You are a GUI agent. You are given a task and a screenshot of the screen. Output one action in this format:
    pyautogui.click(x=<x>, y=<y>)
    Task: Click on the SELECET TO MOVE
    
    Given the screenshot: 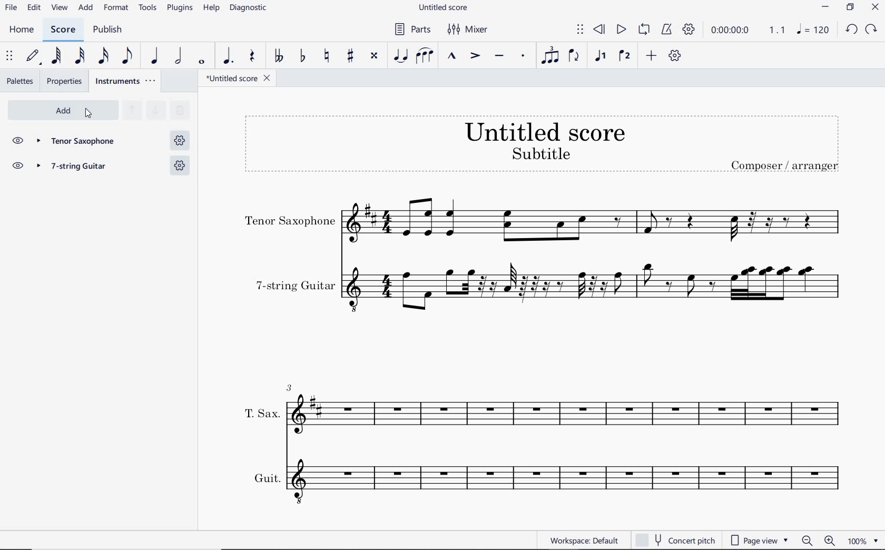 What is the action you would take?
    pyautogui.click(x=9, y=56)
    